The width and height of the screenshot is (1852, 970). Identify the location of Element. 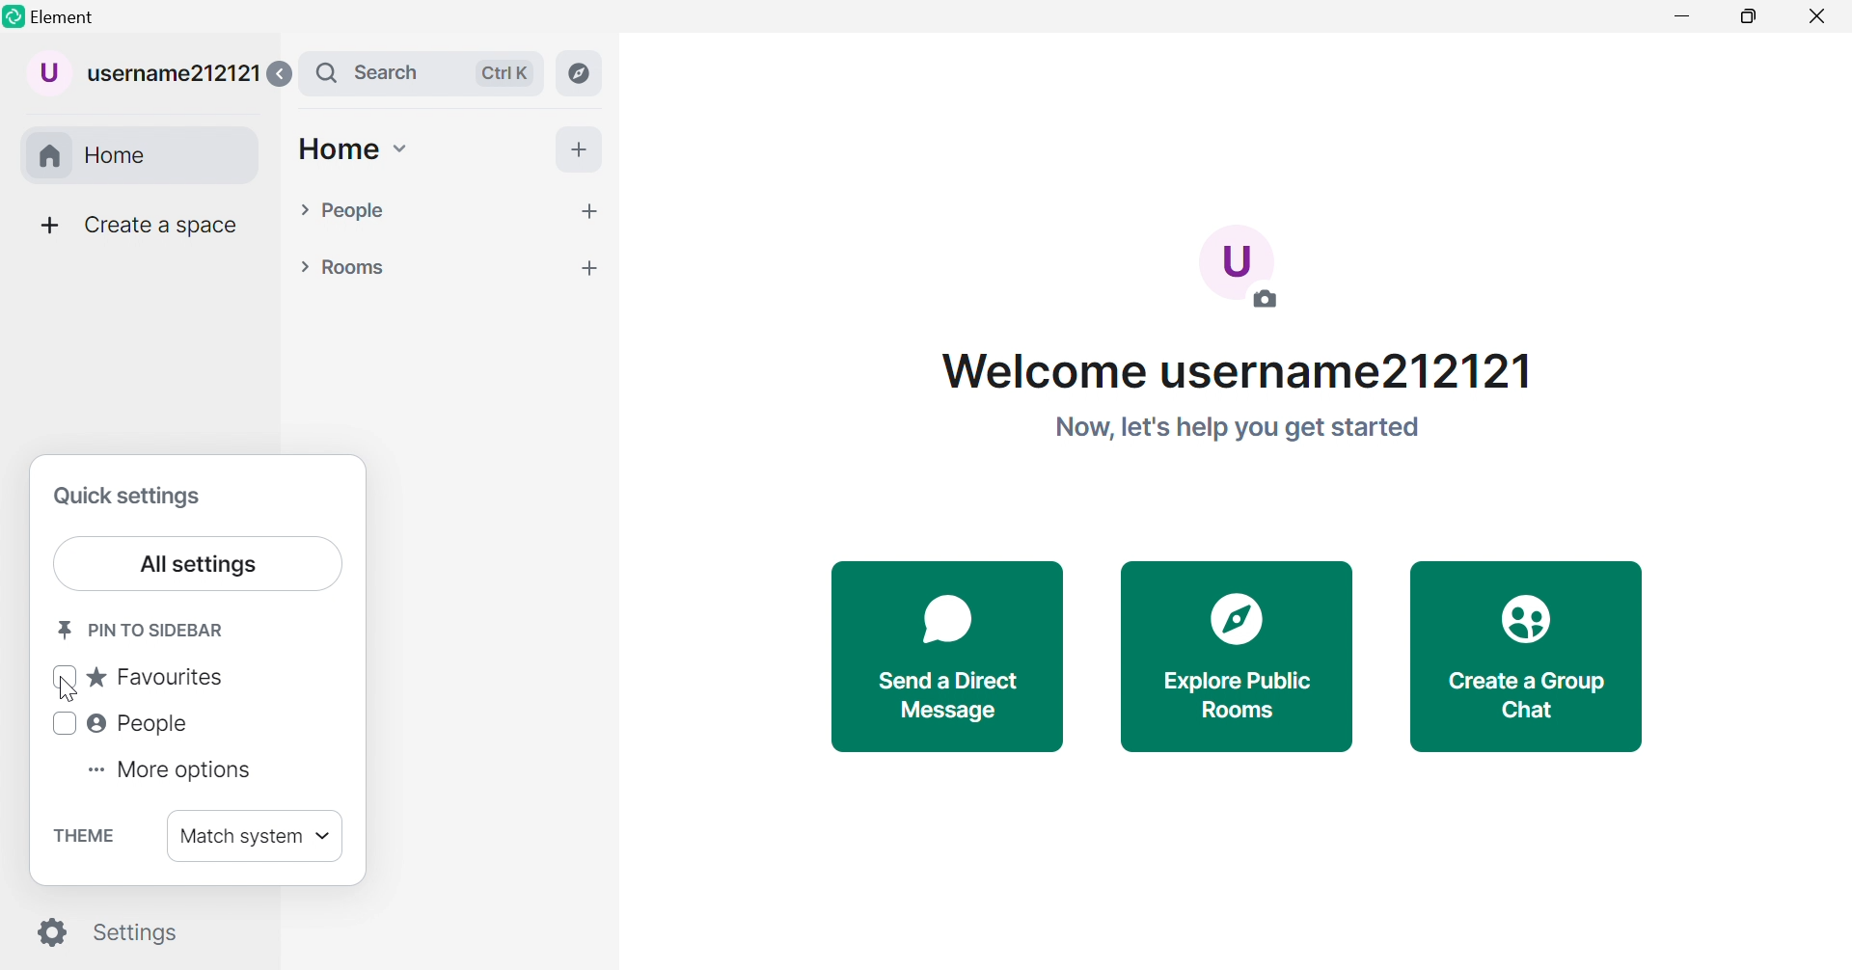
(69, 15).